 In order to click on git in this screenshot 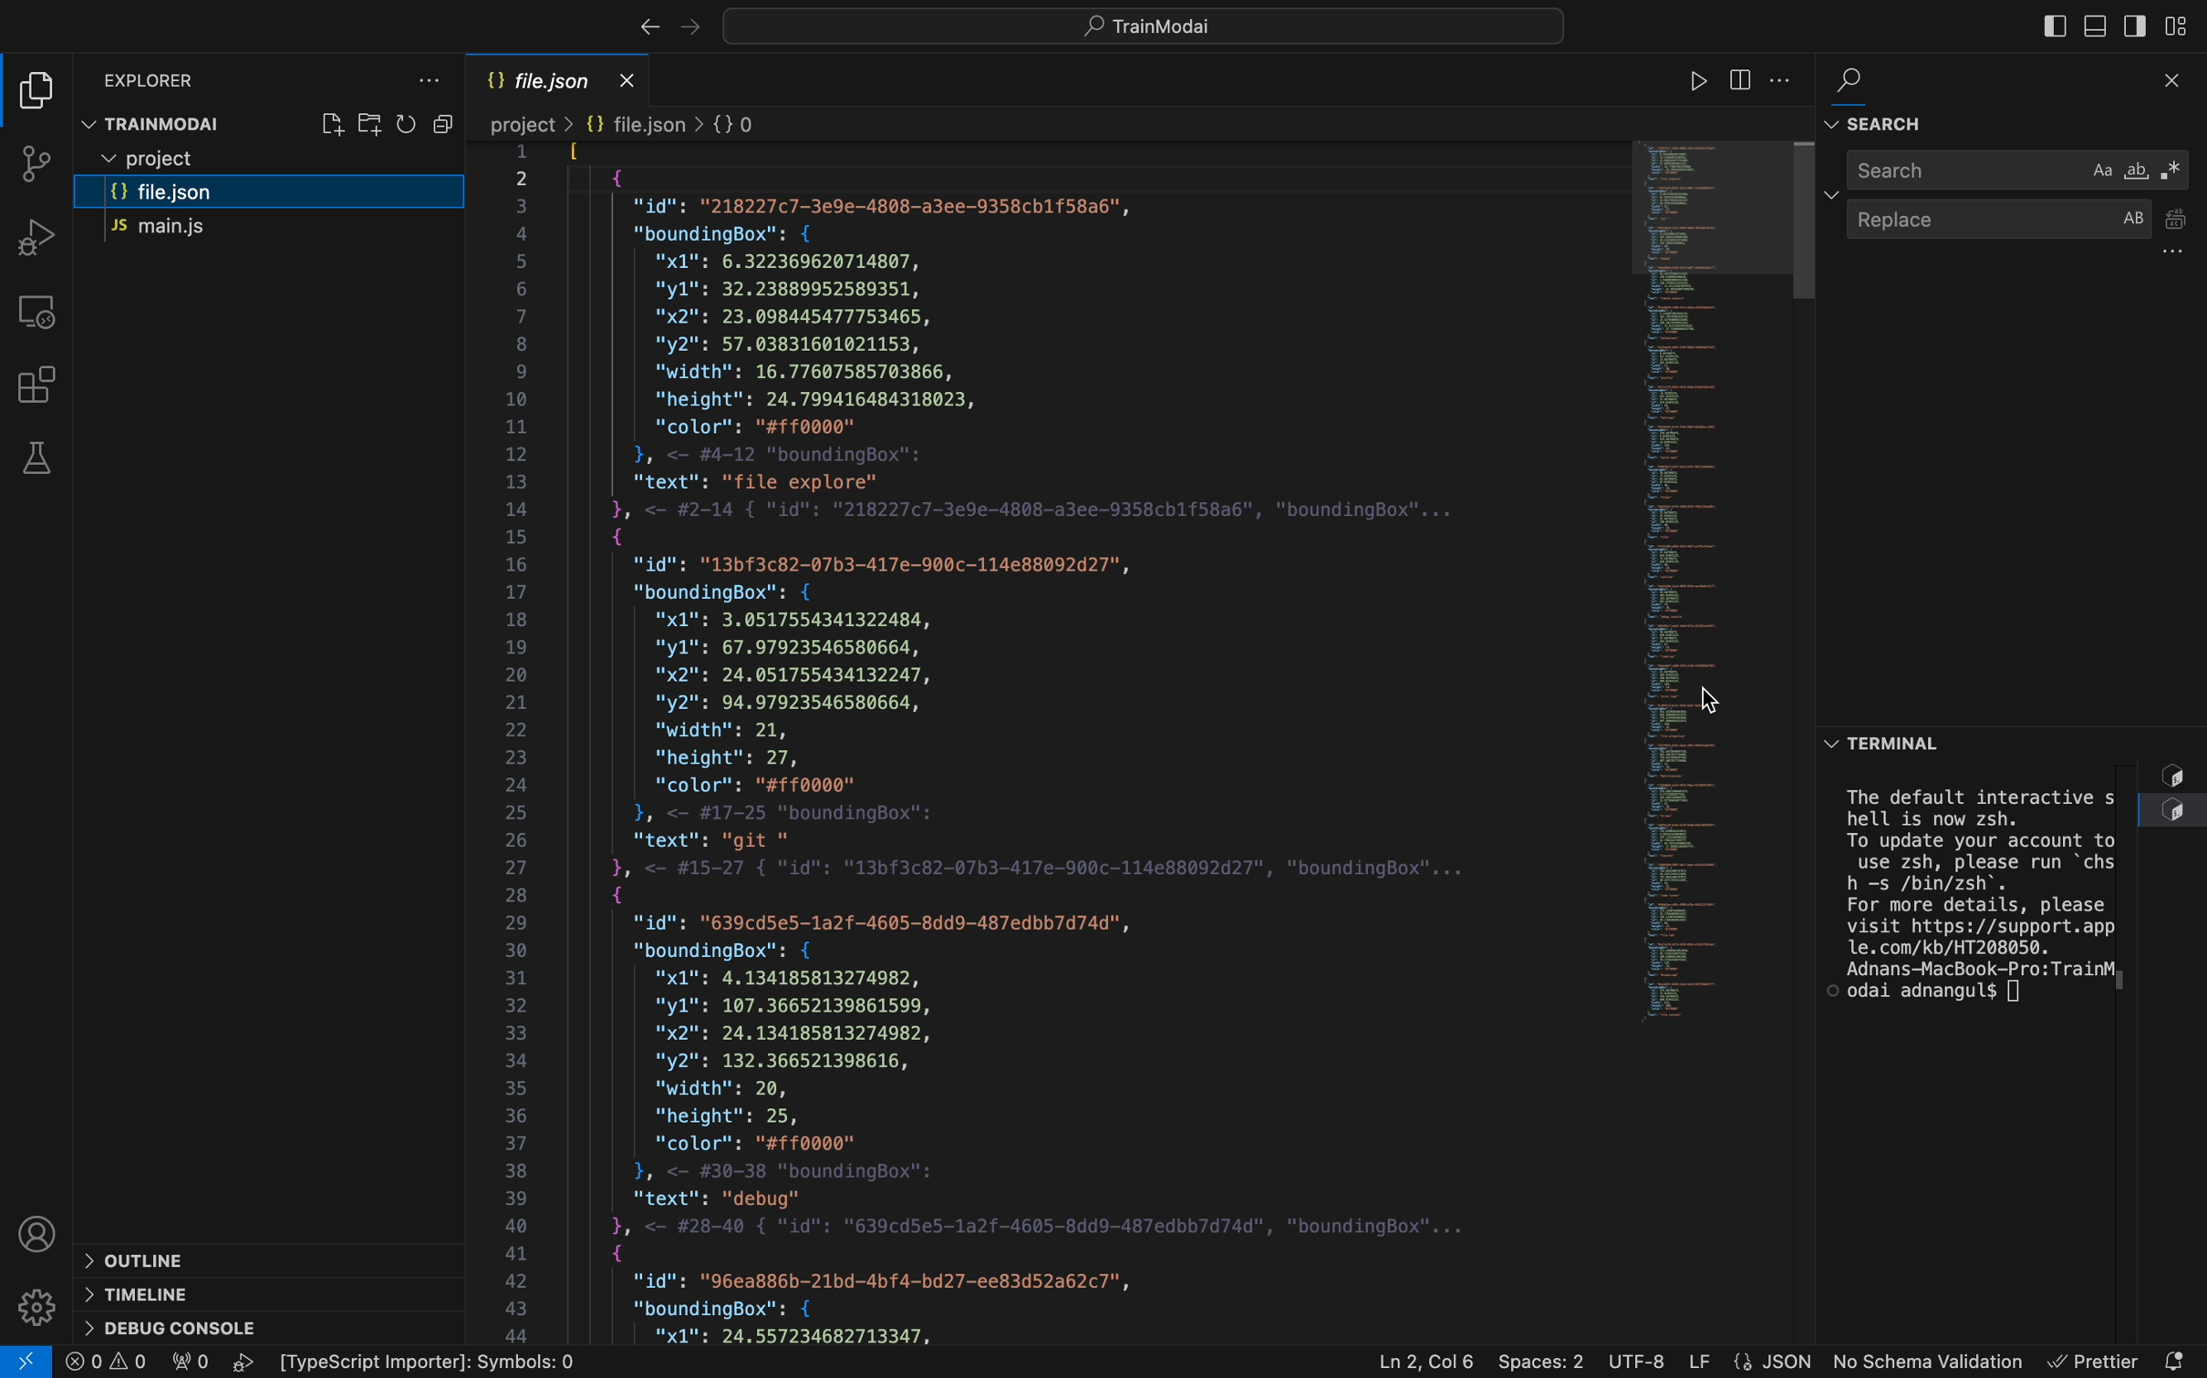, I will do `click(29, 167)`.